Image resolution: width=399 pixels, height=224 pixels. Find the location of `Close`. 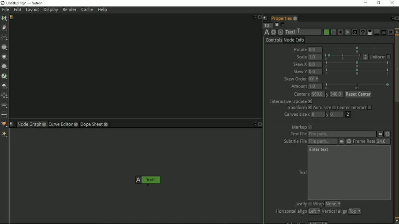

Close is located at coordinates (260, 124).